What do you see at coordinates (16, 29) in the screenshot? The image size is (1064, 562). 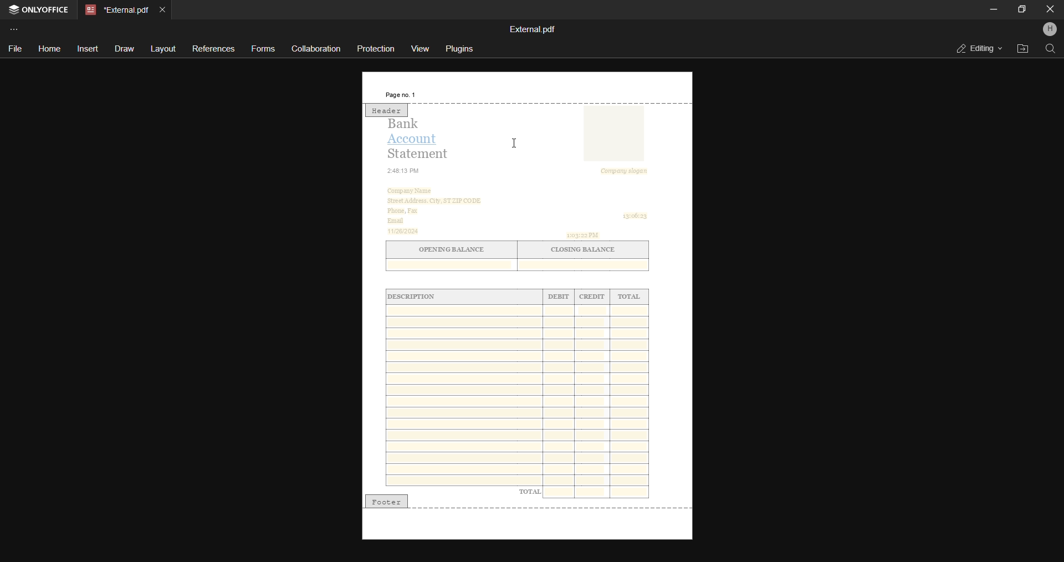 I see `customize toolbar` at bounding box center [16, 29].